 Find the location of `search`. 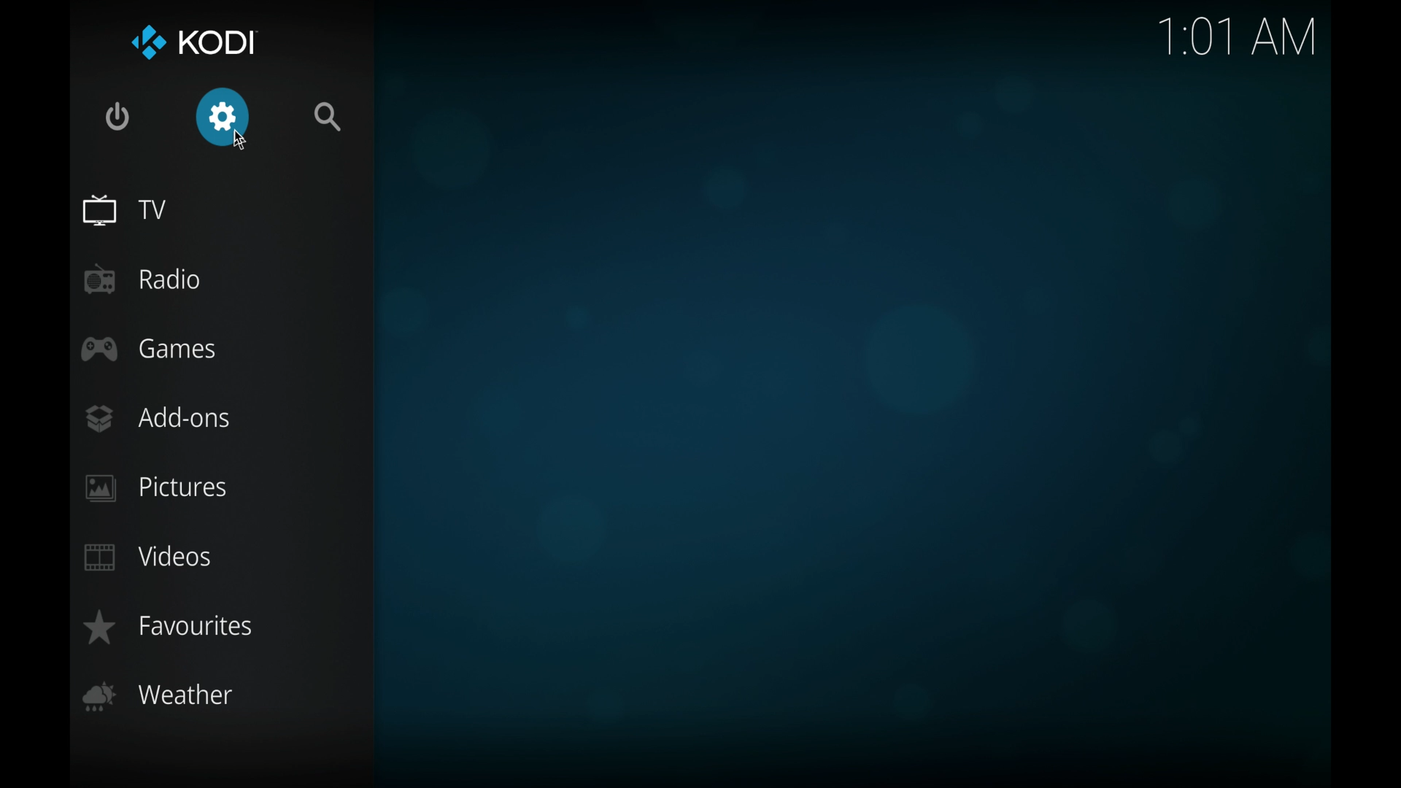

search is located at coordinates (328, 117).